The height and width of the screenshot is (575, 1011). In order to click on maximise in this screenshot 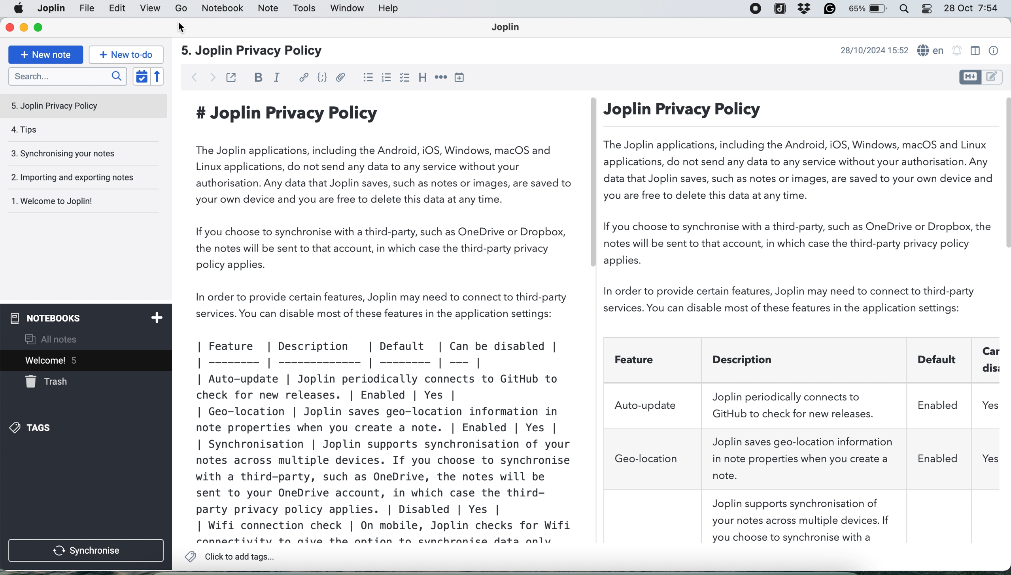, I will do `click(38, 27)`.